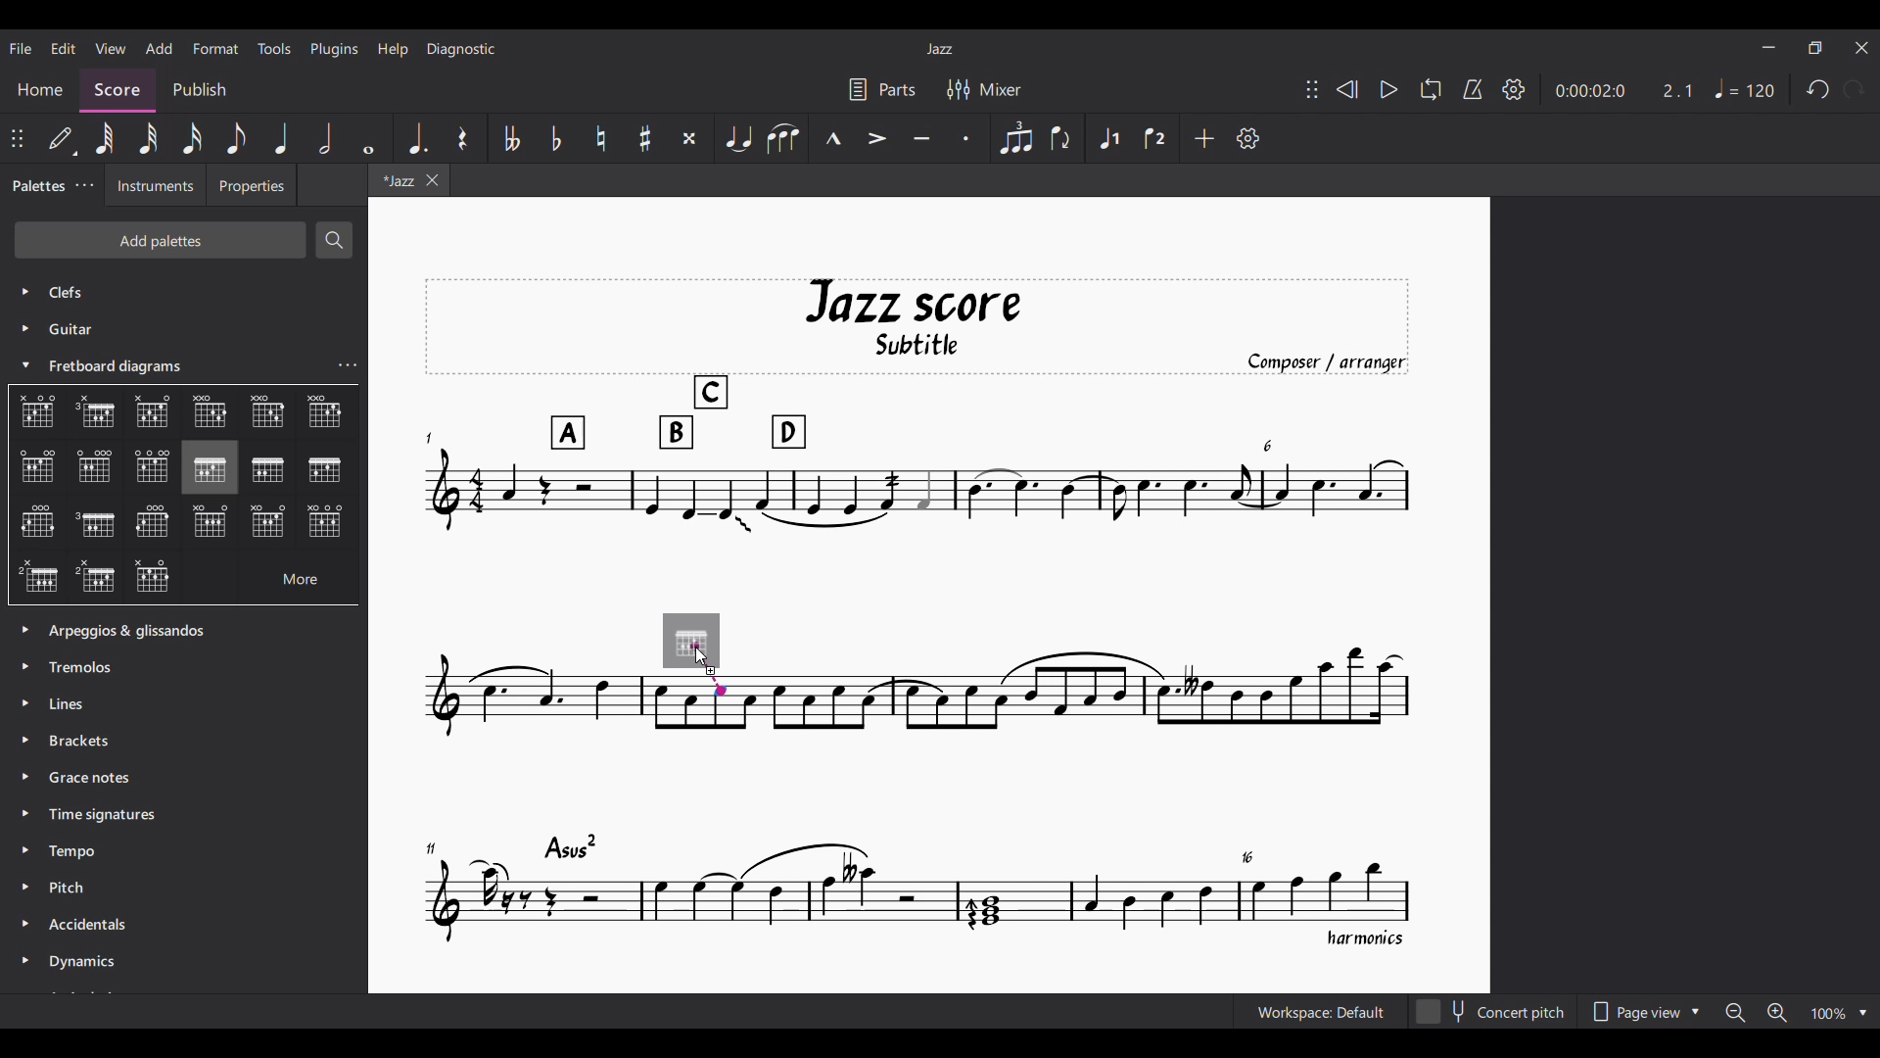  Describe the element at coordinates (1624, 91) in the screenshot. I see `Current duration and ratio` at that location.